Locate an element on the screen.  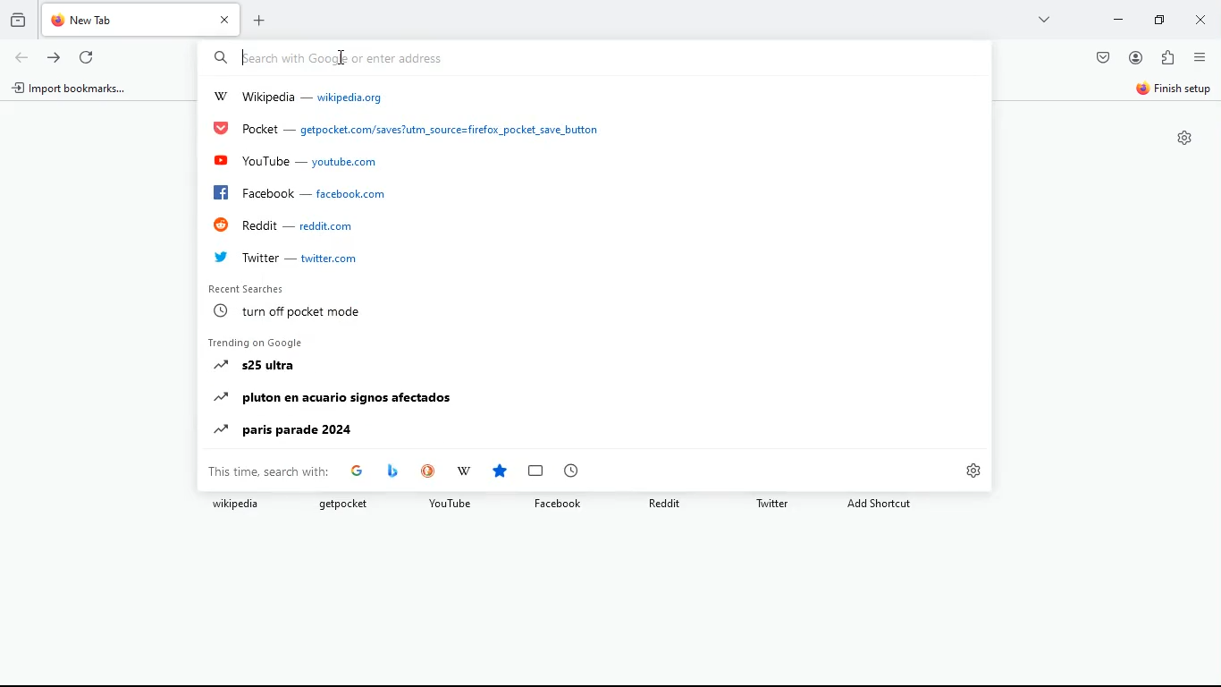
Search bar is located at coordinates (588, 58).